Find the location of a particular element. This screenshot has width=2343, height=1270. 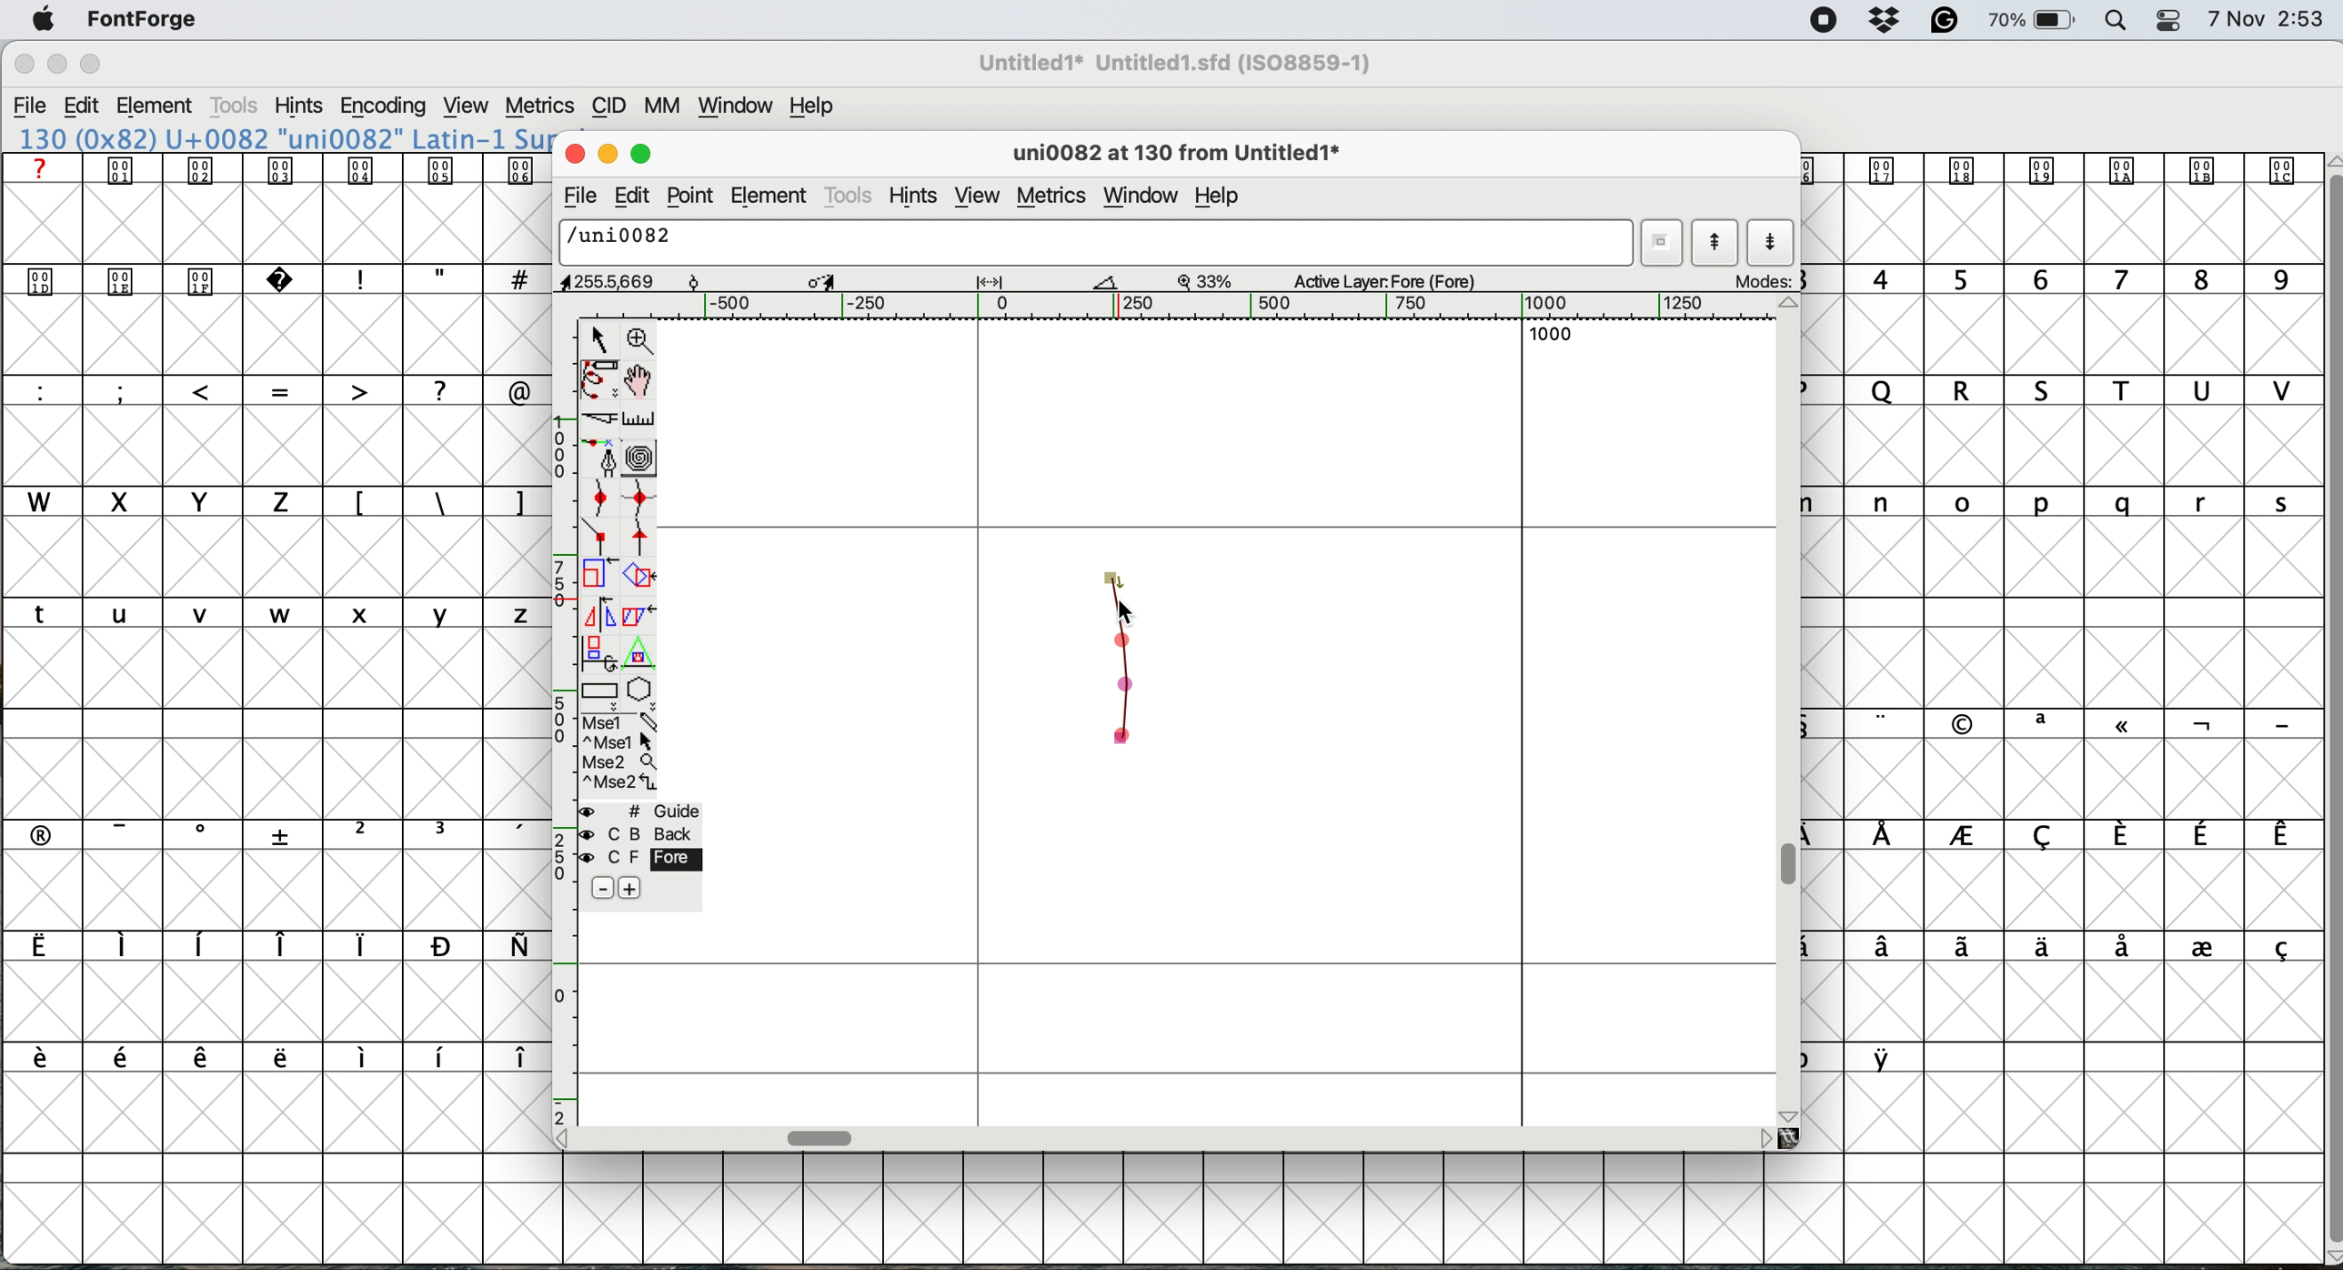

special characters is located at coordinates (436, 278).